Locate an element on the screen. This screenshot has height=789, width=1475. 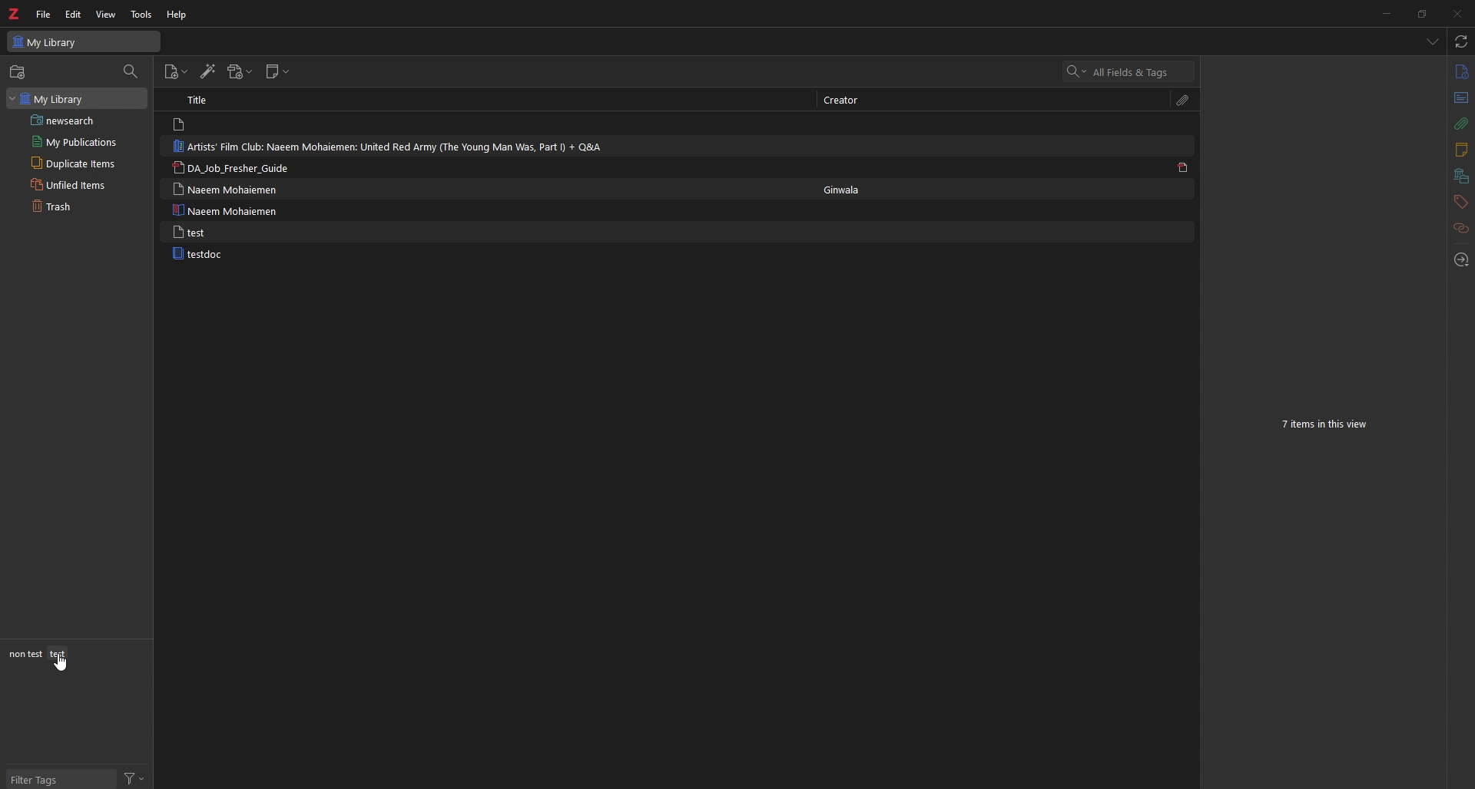
non test is located at coordinates (24, 655).